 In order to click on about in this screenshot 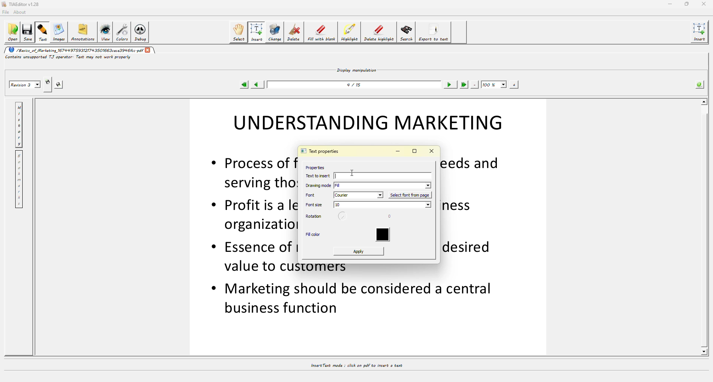, I will do `click(22, 12)`.